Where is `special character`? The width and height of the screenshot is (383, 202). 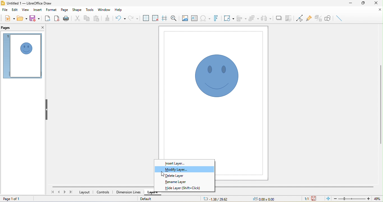 special character is located at coordinates (205, 18).